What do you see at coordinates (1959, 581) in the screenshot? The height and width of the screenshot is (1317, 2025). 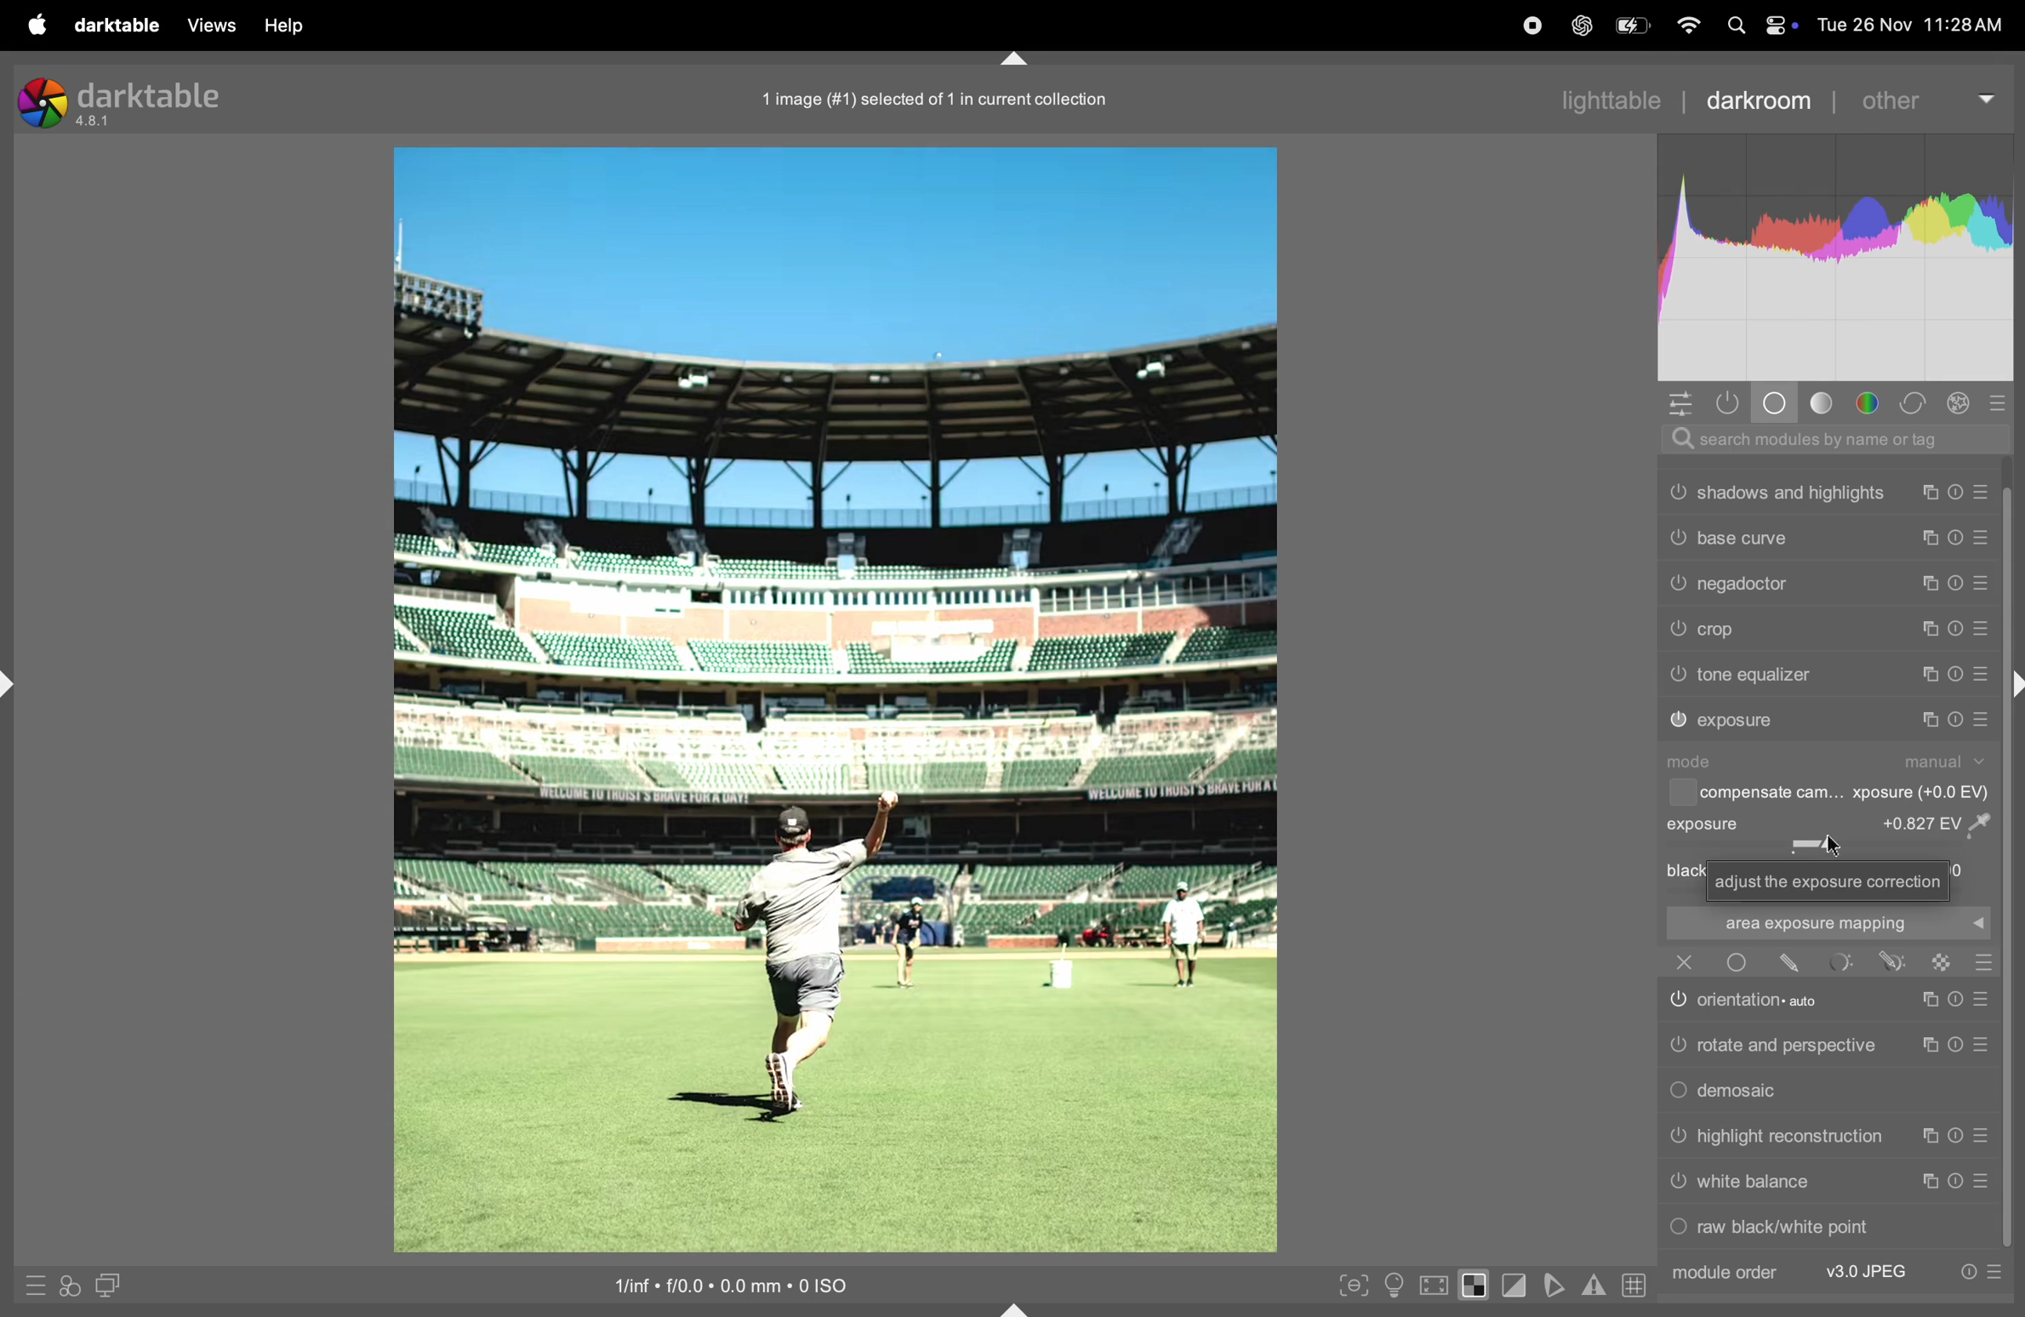 I see `reset presets` at bounding box center [1959, 581].